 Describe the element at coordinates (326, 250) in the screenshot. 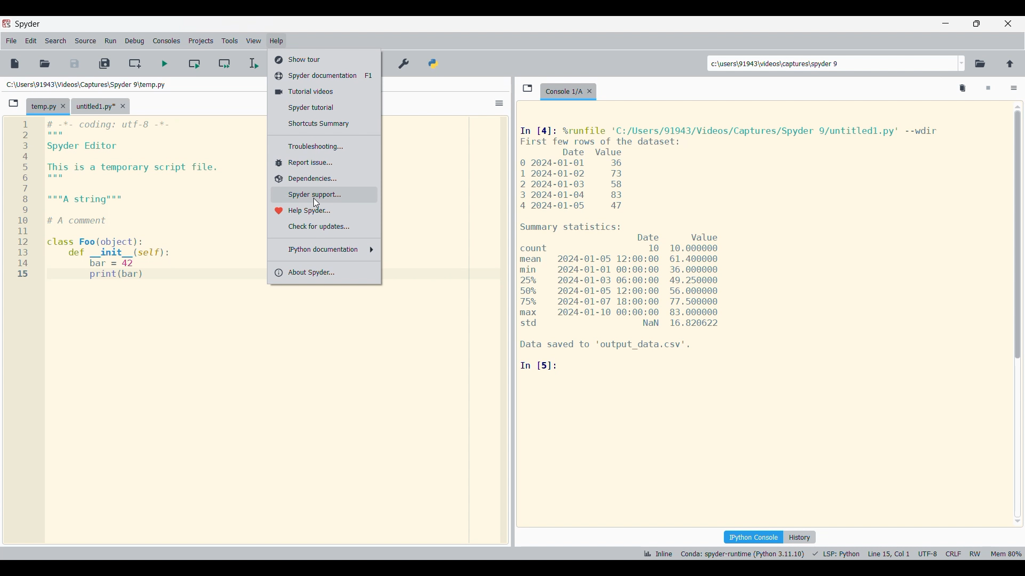

I see `IPython documentation options` at that location.